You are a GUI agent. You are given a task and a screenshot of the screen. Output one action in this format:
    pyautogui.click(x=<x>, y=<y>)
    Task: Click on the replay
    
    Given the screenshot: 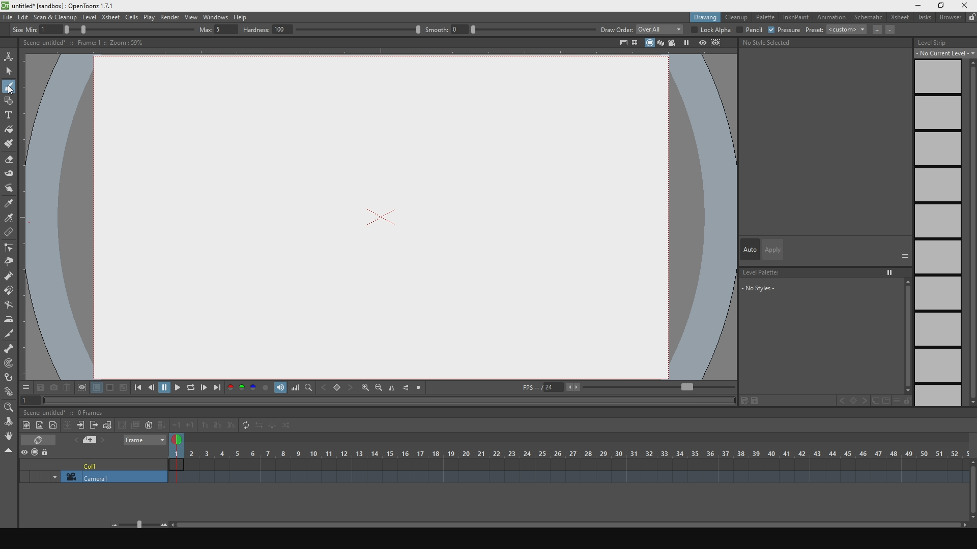 What is the action you would take?
    pyautogui.click(x=192, y=390)
    